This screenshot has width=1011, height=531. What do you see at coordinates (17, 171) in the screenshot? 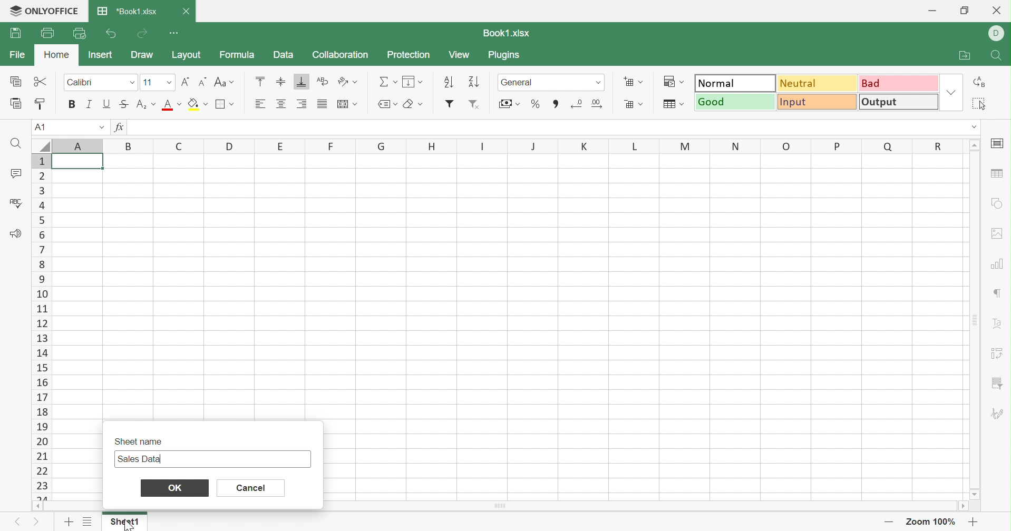
I see `Comments` at bounding box center [17, 171].